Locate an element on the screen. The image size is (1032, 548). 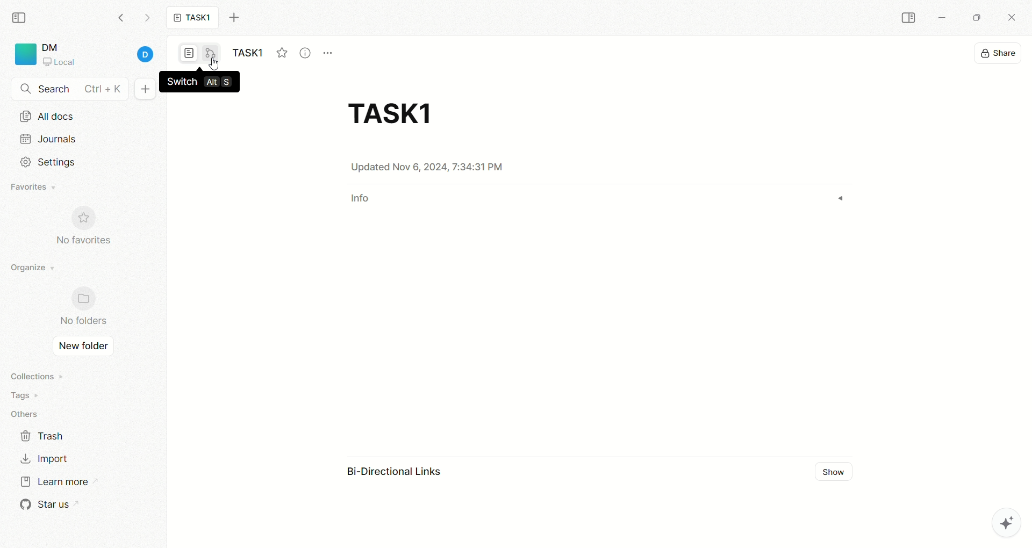
all docs is located at coordinates (47, 116).